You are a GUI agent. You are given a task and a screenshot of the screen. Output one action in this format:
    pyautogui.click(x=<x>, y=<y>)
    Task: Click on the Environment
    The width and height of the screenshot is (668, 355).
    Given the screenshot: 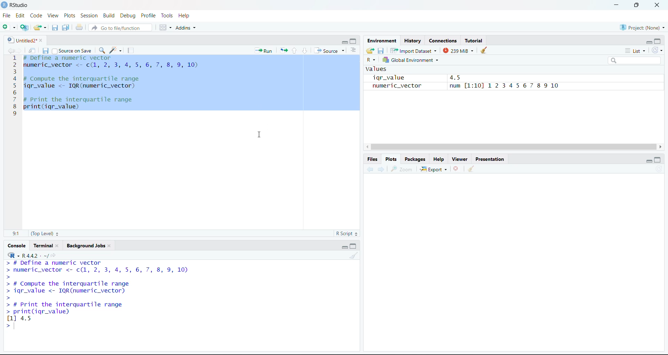 What is the action you would take?
    pyautogui.click(x=382, y=42)
    